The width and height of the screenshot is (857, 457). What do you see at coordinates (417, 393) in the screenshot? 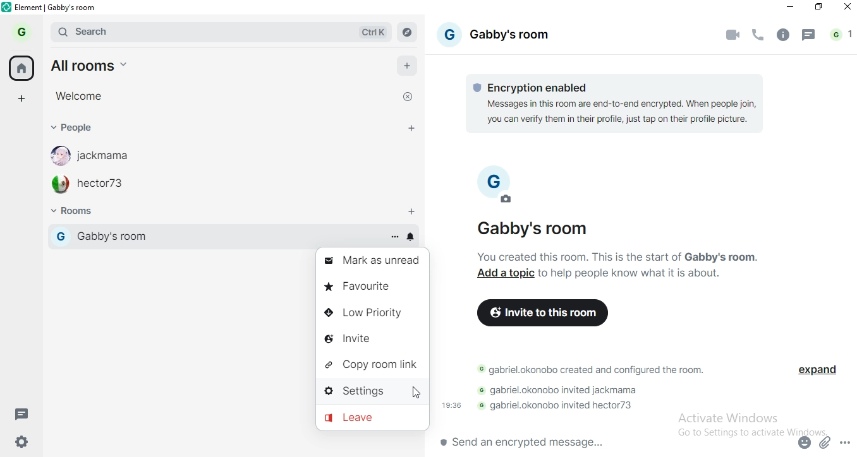
I see `cursor` at bounding box center [417, 393].